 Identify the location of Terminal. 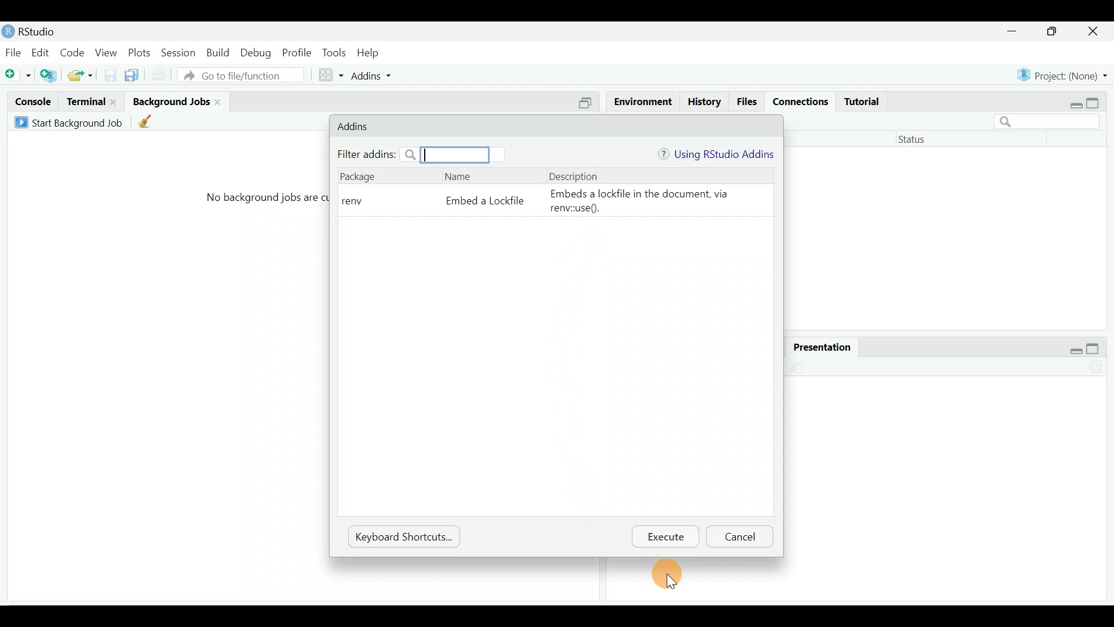
(86, 102).